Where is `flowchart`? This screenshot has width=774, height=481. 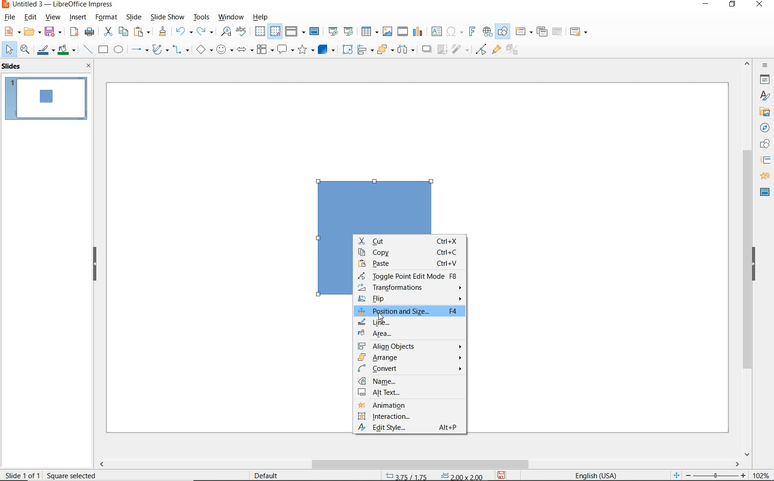 flowchart is located at coordinates (266, 50).